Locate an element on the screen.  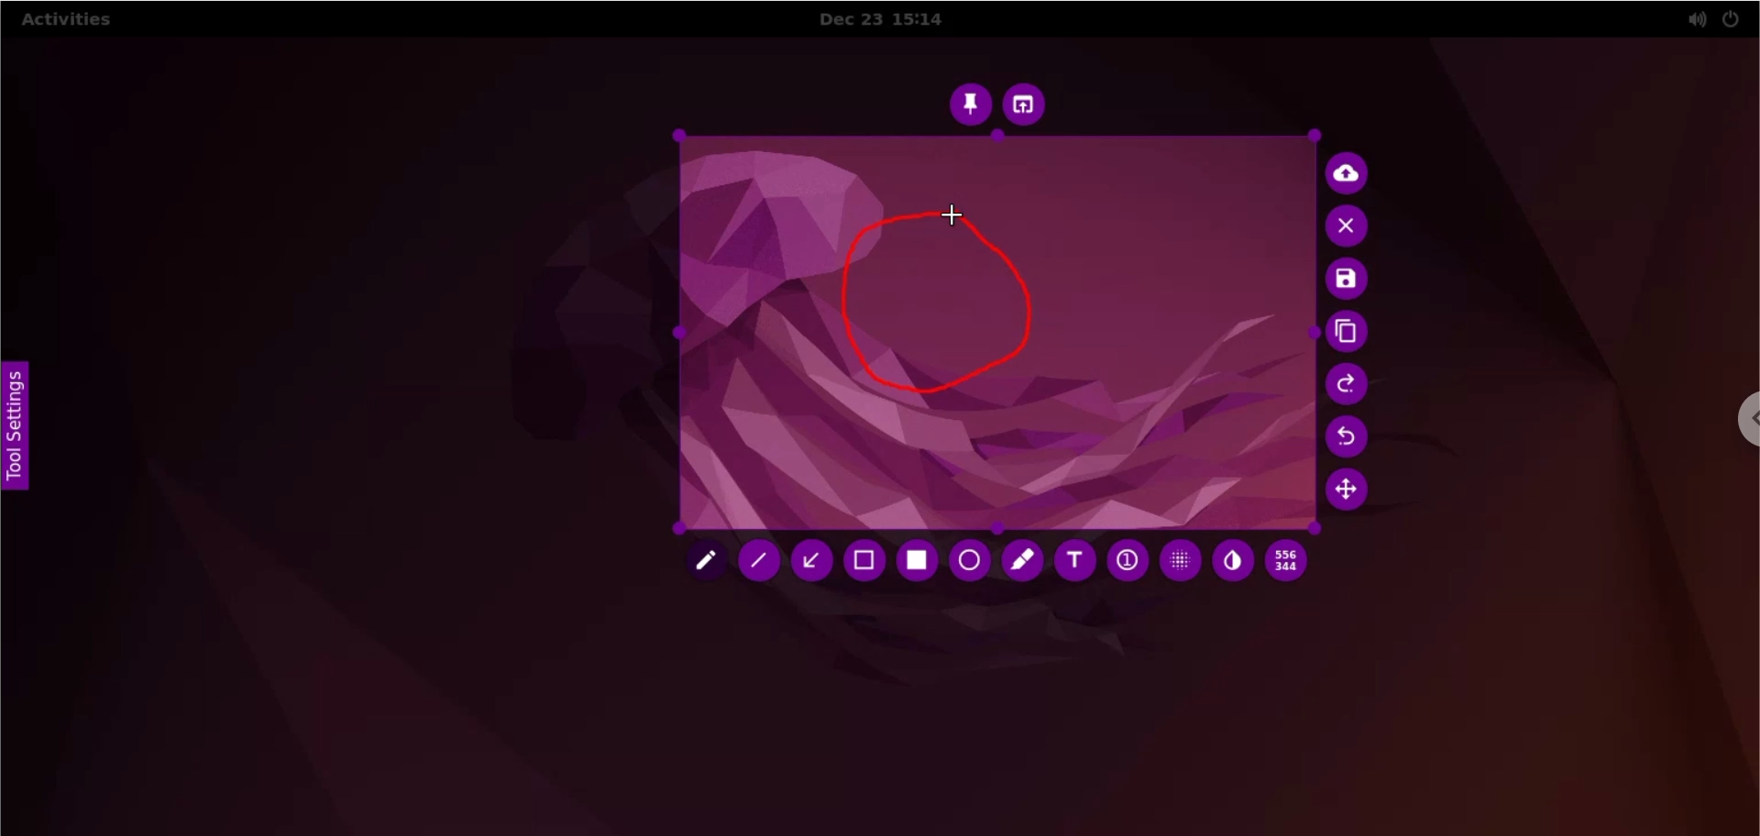
undo is located at coordinates (1351, 437).